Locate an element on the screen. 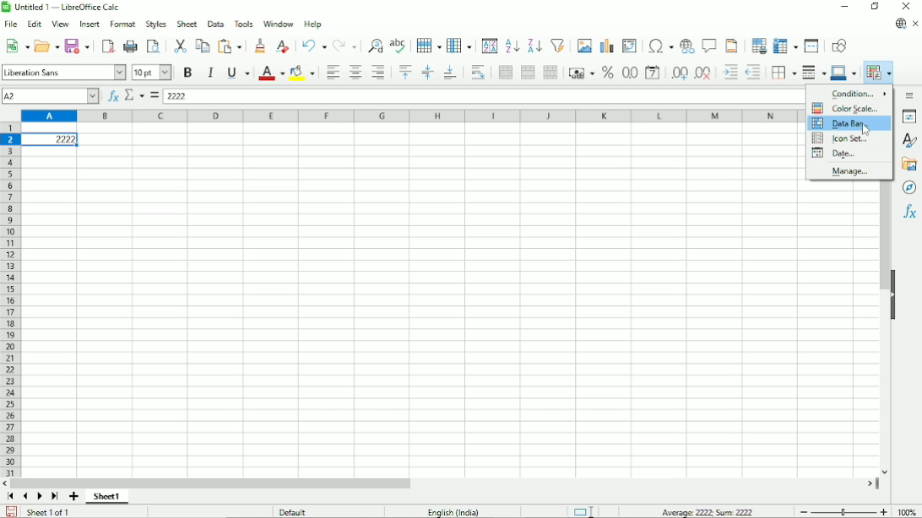 This screenshot has height=518, width=922. Data is located at coordinates (215, 24).